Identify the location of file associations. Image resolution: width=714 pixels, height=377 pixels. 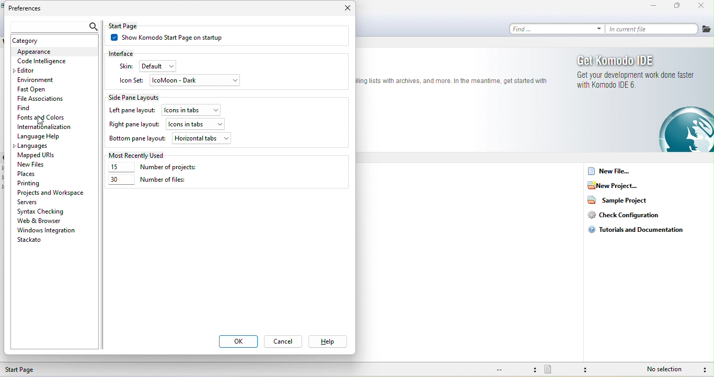
(42, 99).